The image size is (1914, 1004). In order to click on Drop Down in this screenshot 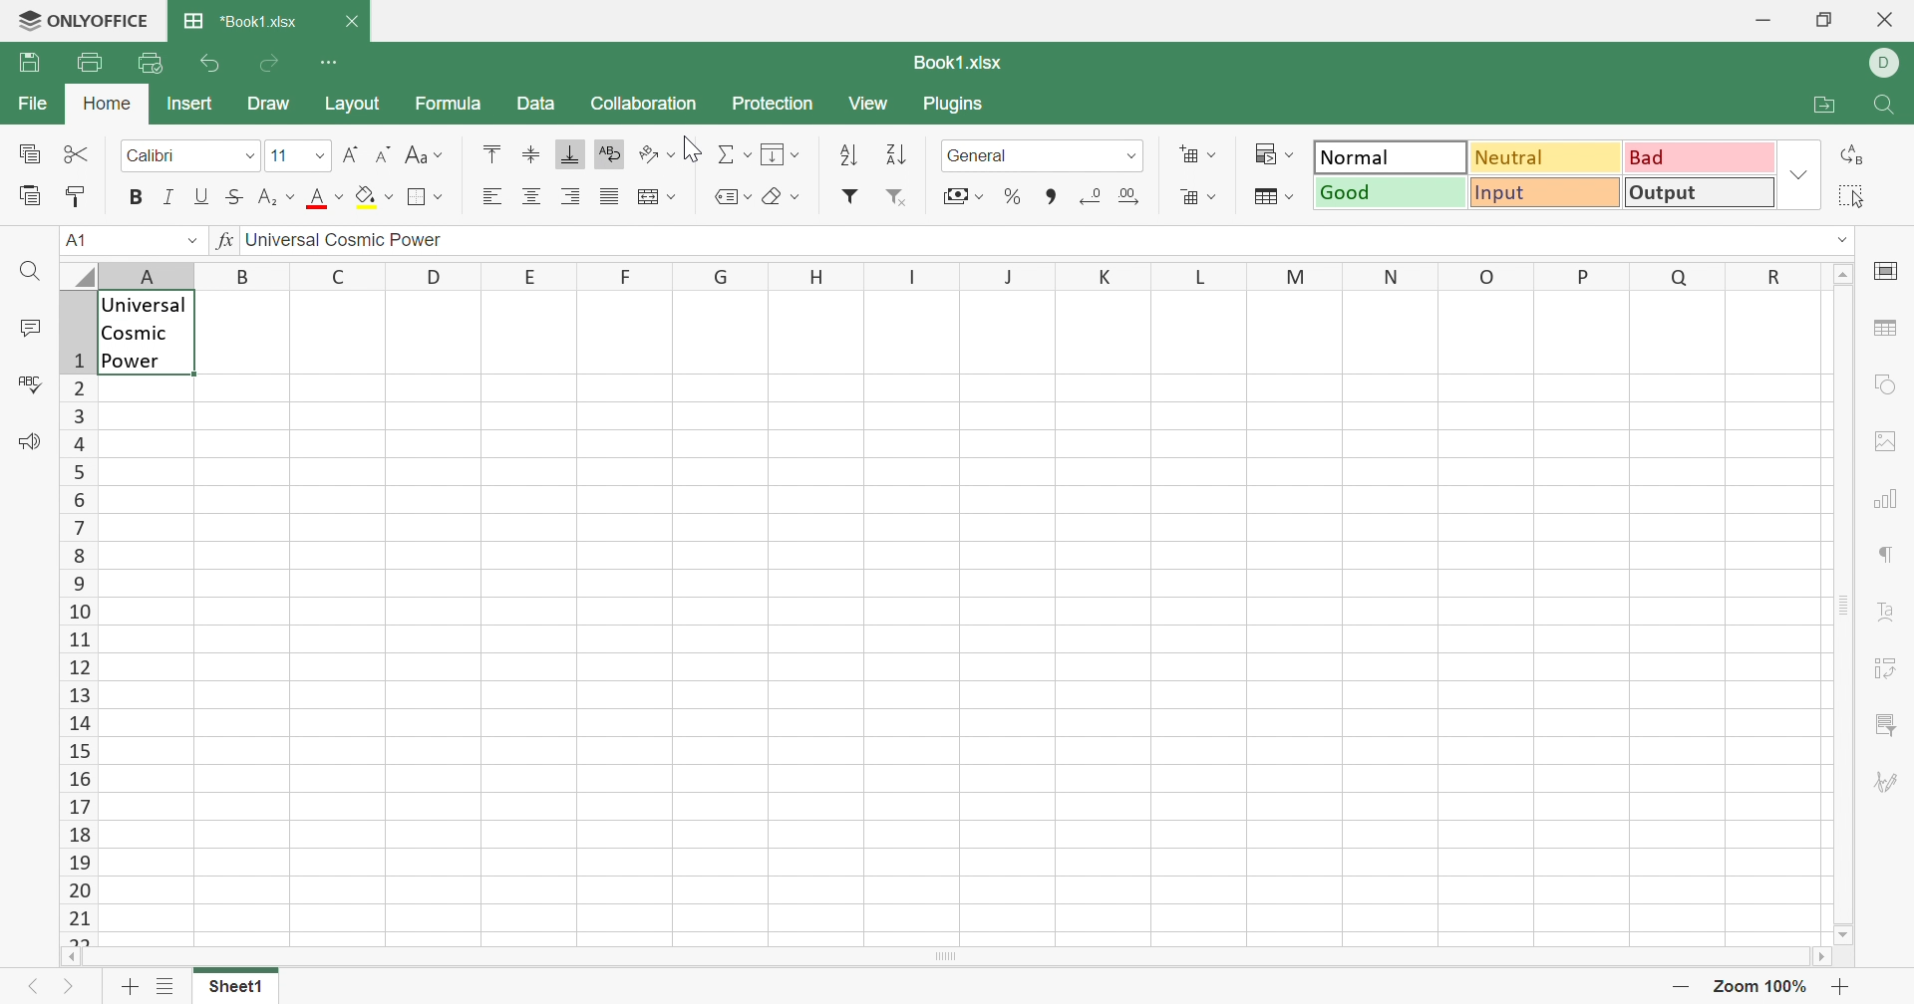, I will do `click(1798, 175)`.